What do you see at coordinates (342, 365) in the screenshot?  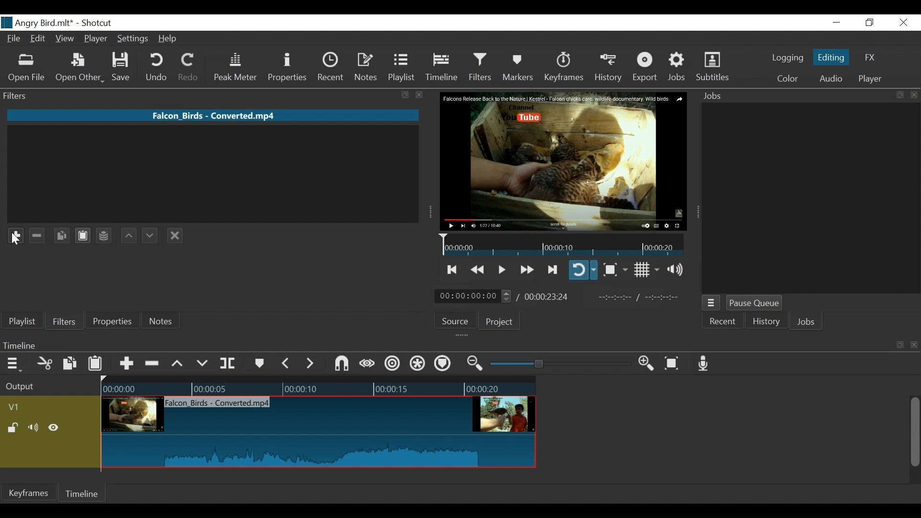 I see `Snap ` at bounding box center [342, 365].